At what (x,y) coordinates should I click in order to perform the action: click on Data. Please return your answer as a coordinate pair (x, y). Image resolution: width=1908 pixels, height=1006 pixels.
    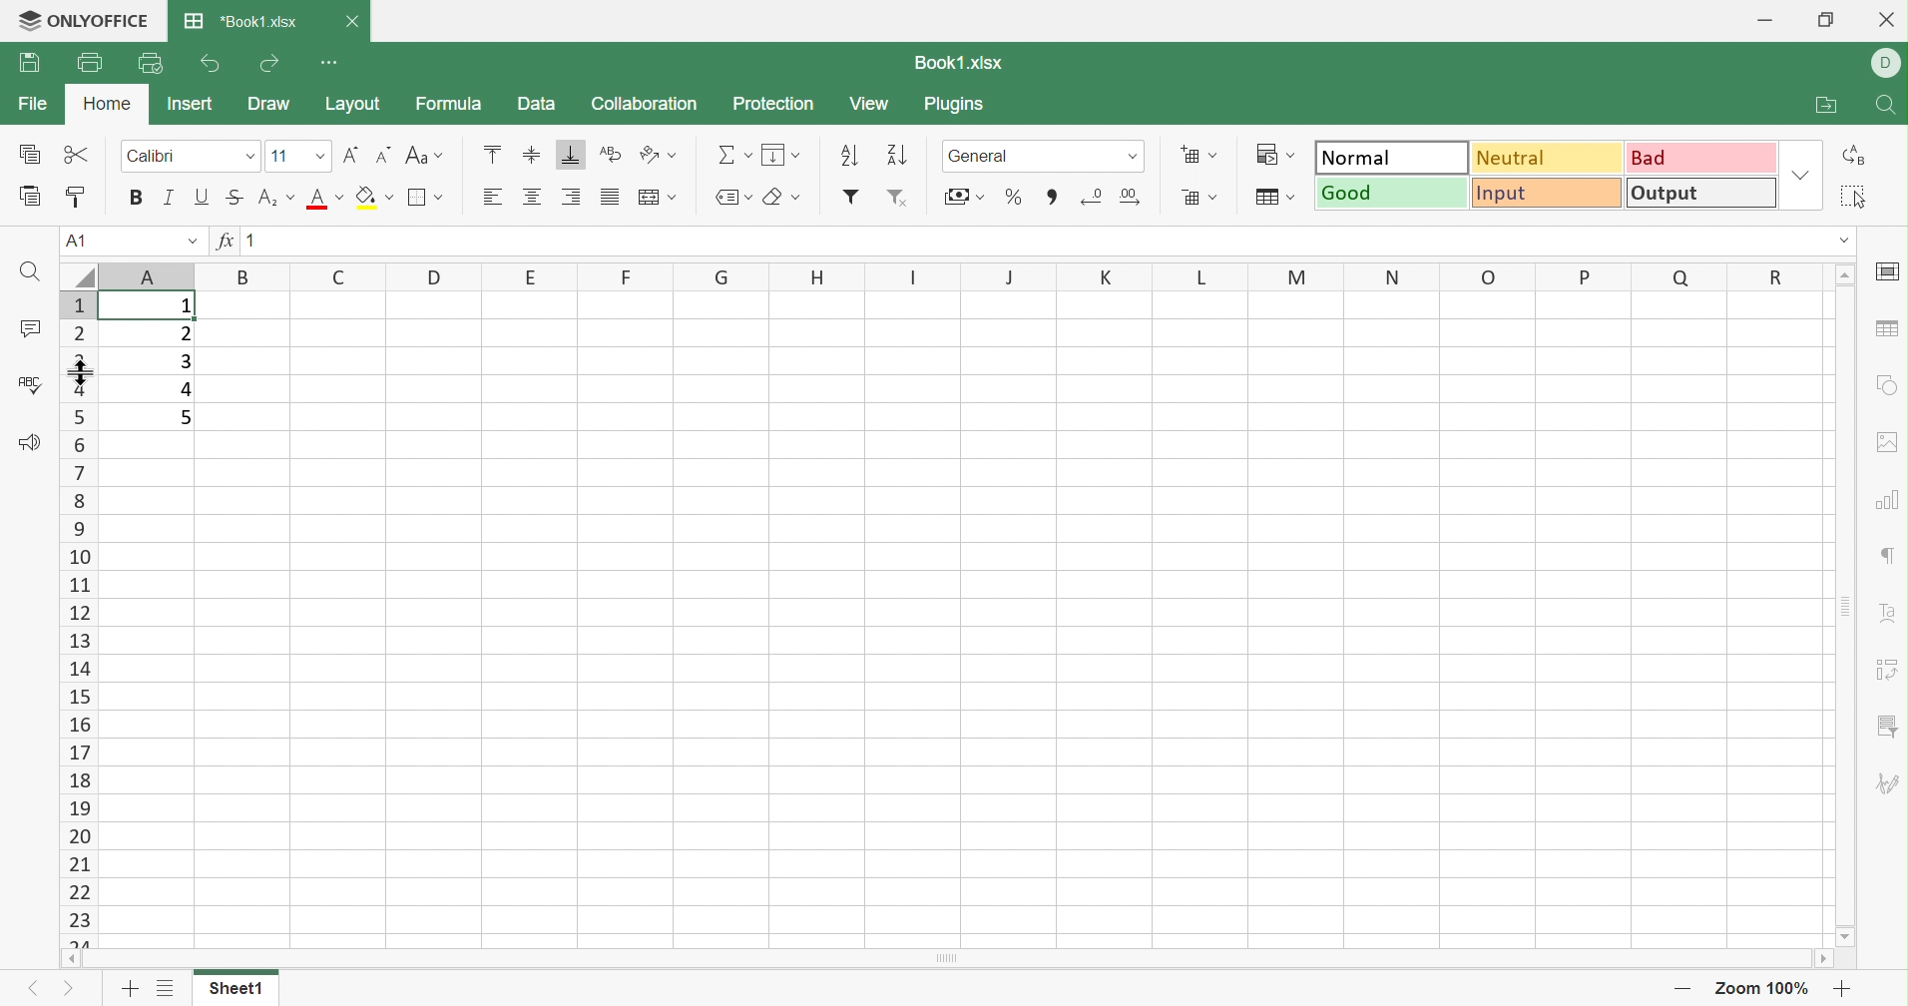
    Looking at the image, I should click on (535, 105).